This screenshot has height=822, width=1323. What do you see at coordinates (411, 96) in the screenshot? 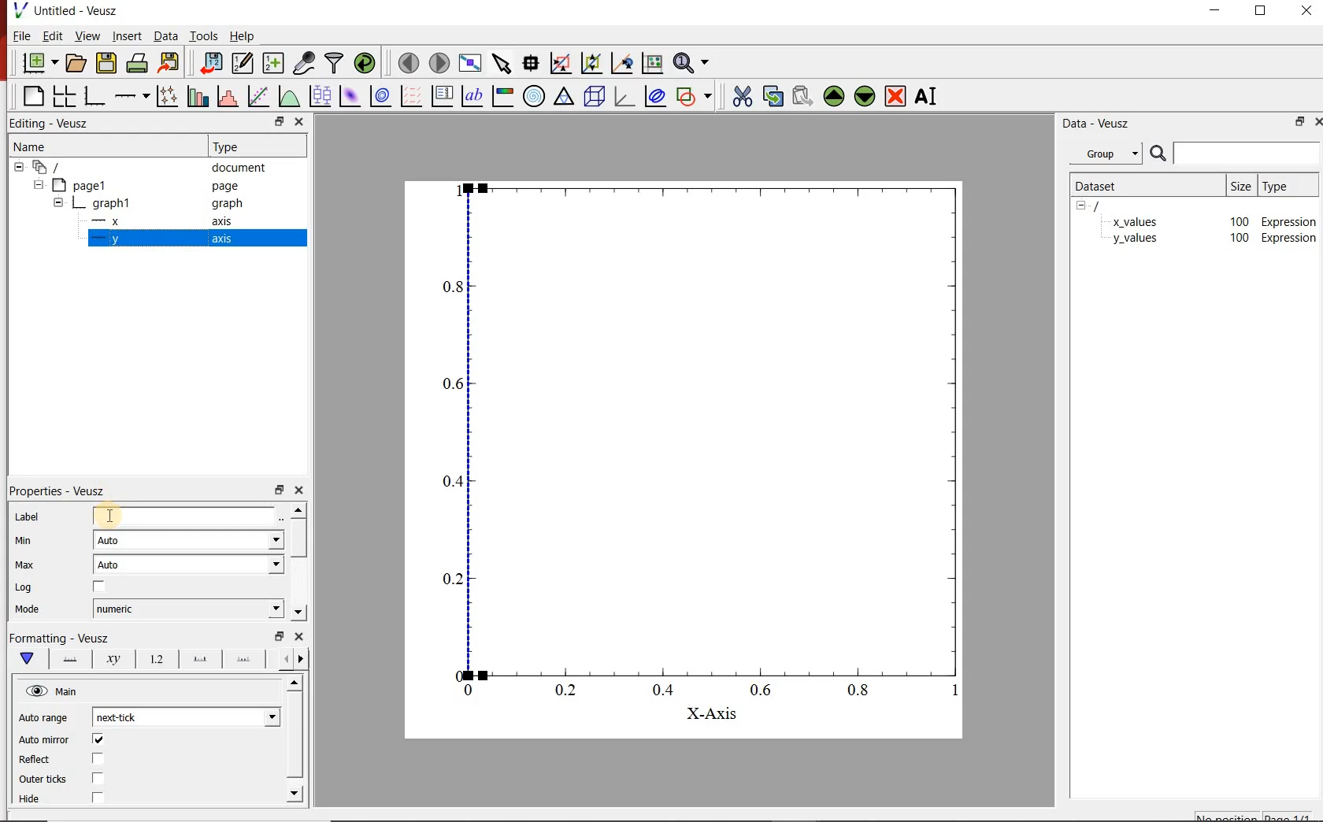
I see `plot vector field` at bounding box center [411, 96].